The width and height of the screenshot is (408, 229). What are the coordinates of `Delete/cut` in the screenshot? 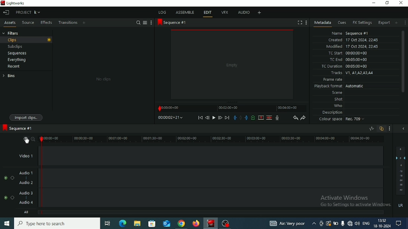 It's located at (269, 118).